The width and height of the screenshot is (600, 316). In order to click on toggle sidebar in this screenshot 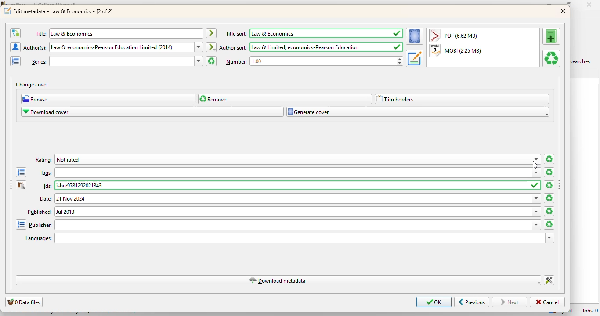, I will do `click(11, 186)`.